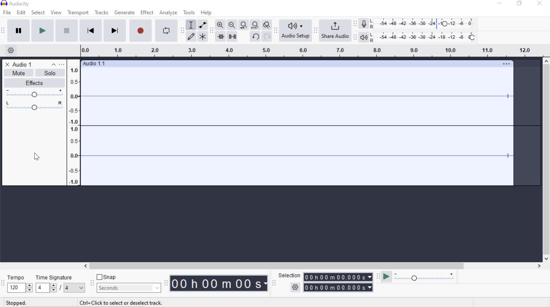 The image size is (550, 307). Describe the element at coordinates (34, 150) in the screenshot. I see `Select or Deselect Track` at that location.